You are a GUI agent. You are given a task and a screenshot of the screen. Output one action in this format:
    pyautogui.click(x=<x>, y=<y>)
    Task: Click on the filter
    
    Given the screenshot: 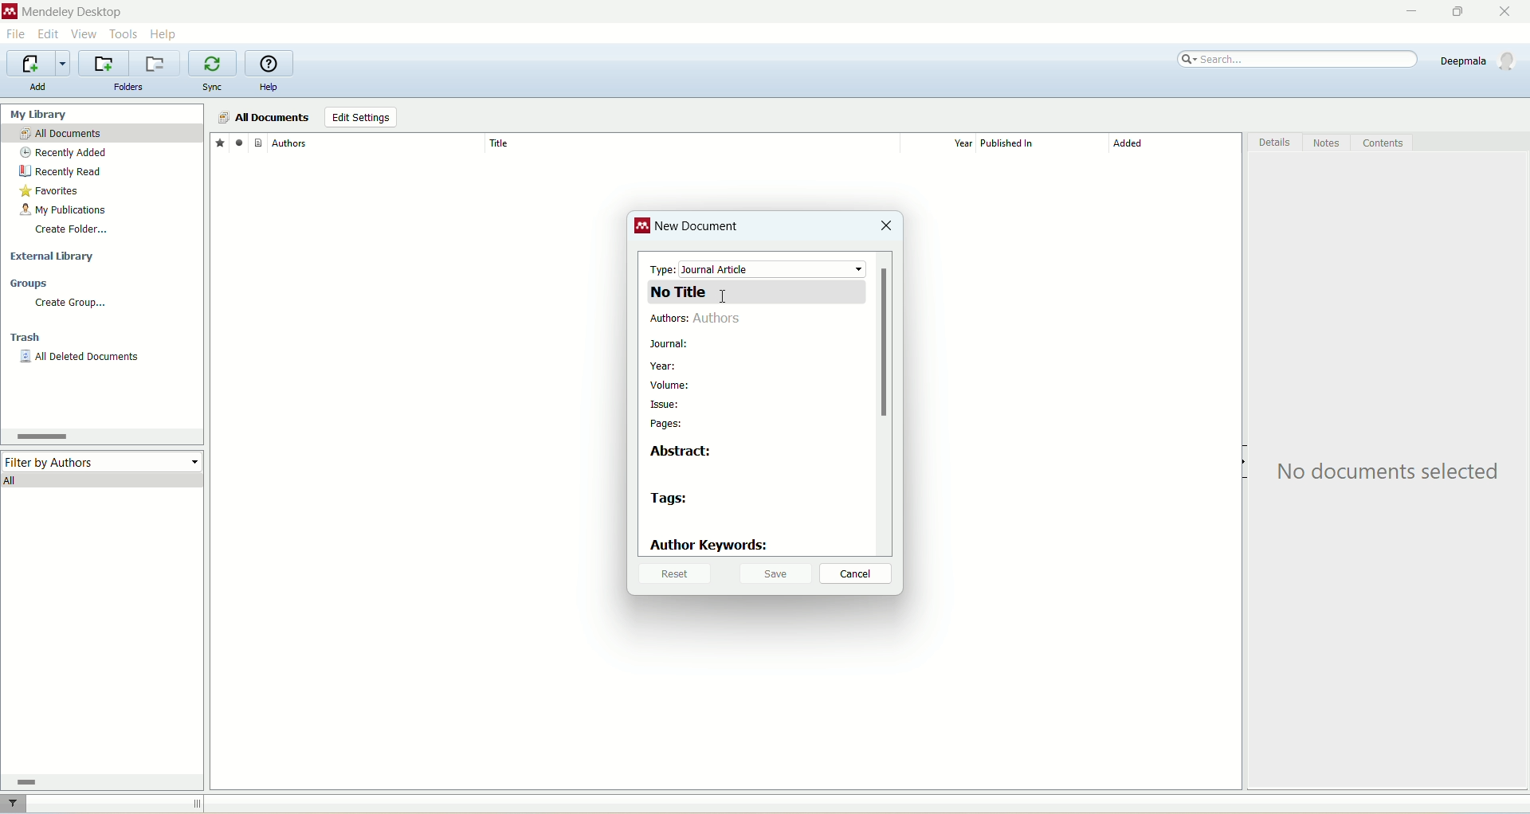 What is the action you would take?
    pyautogui.click(x=15, y=804)
    